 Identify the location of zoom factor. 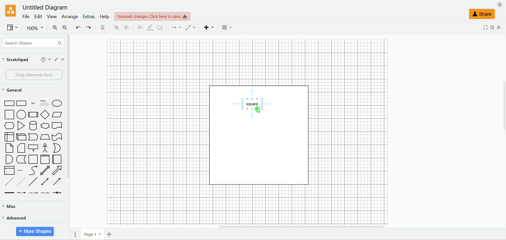
(36, 28).